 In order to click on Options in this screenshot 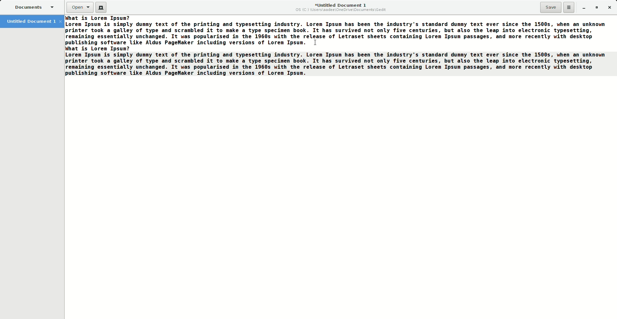, I will do `click(569, 7)`.